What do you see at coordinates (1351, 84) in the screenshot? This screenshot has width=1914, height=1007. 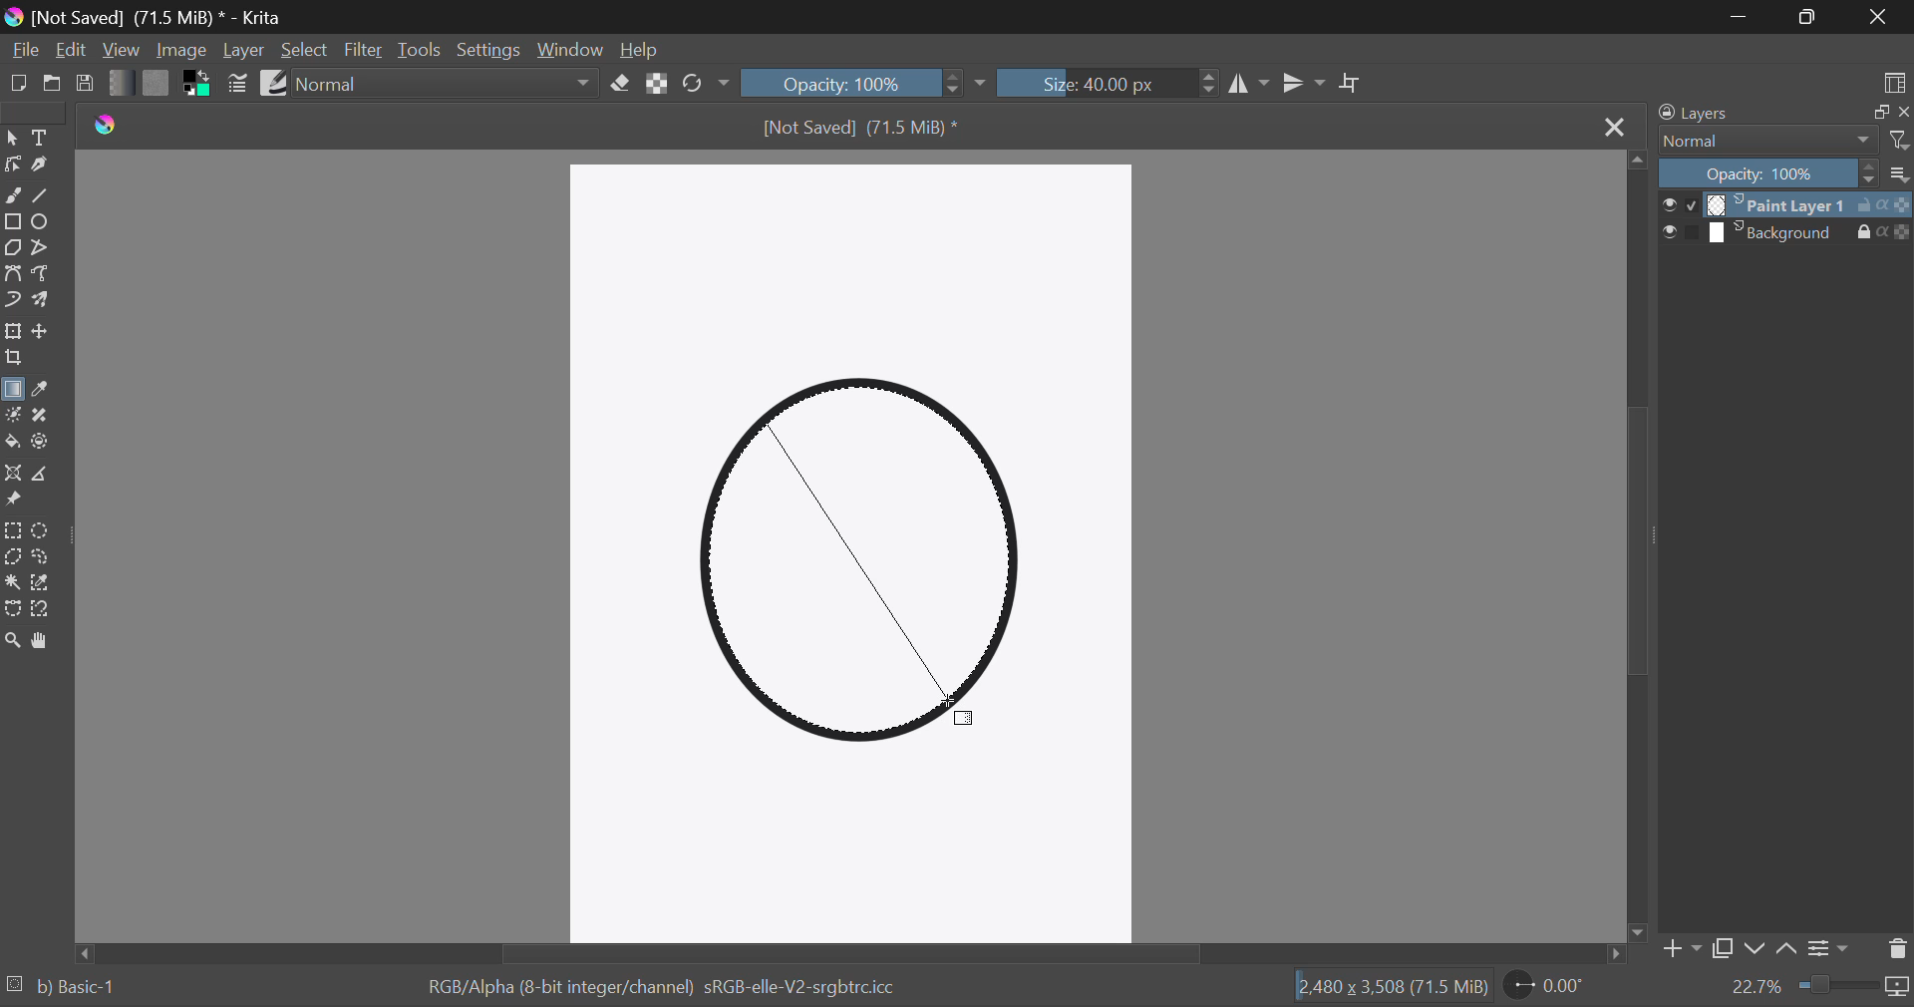 I see `Crop` at bounding box center [1351, 84].